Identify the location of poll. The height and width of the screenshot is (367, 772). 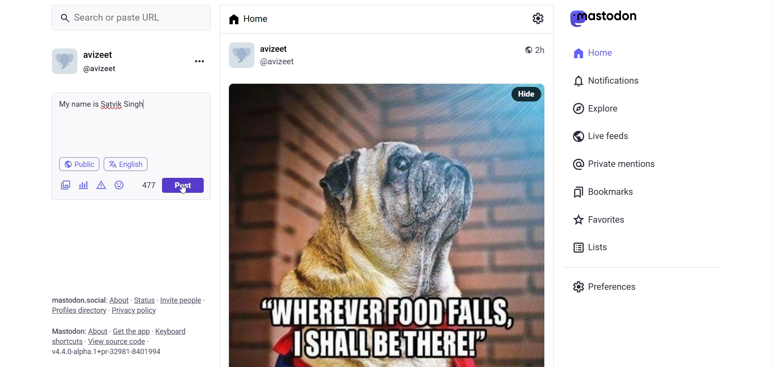
(82, 186).